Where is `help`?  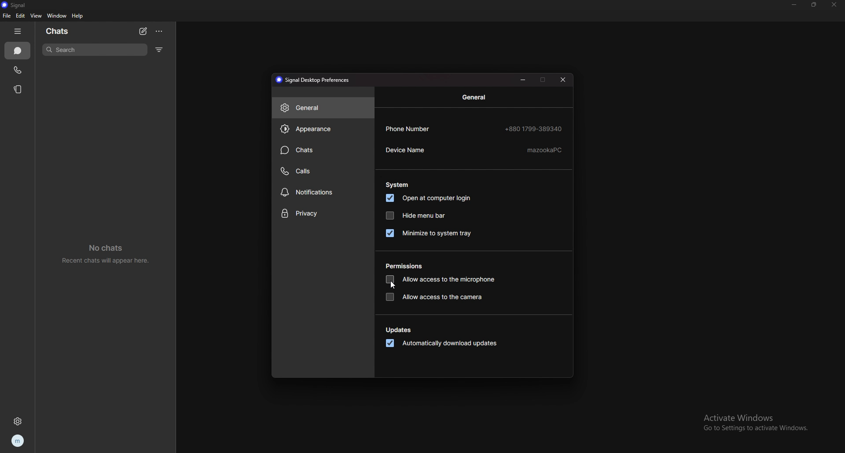 help is located at coordinates (78, 16).